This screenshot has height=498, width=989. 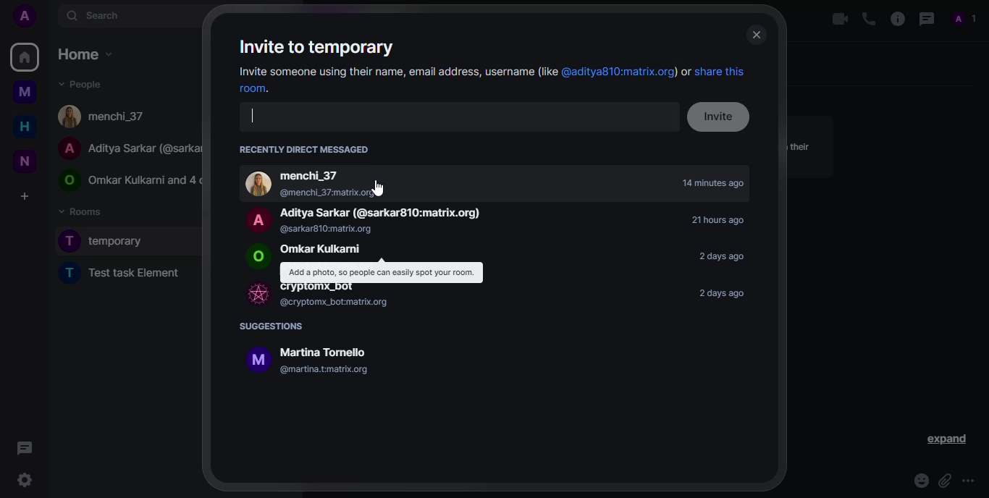 I want to click on ‘Omkar Kulkarni, so click(x=321, y=250).